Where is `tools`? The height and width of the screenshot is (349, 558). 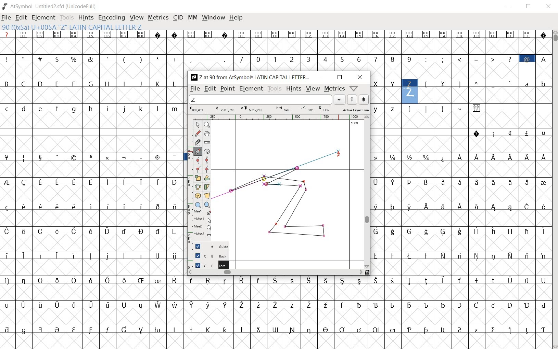
tools is located at coordinates (67, 17).